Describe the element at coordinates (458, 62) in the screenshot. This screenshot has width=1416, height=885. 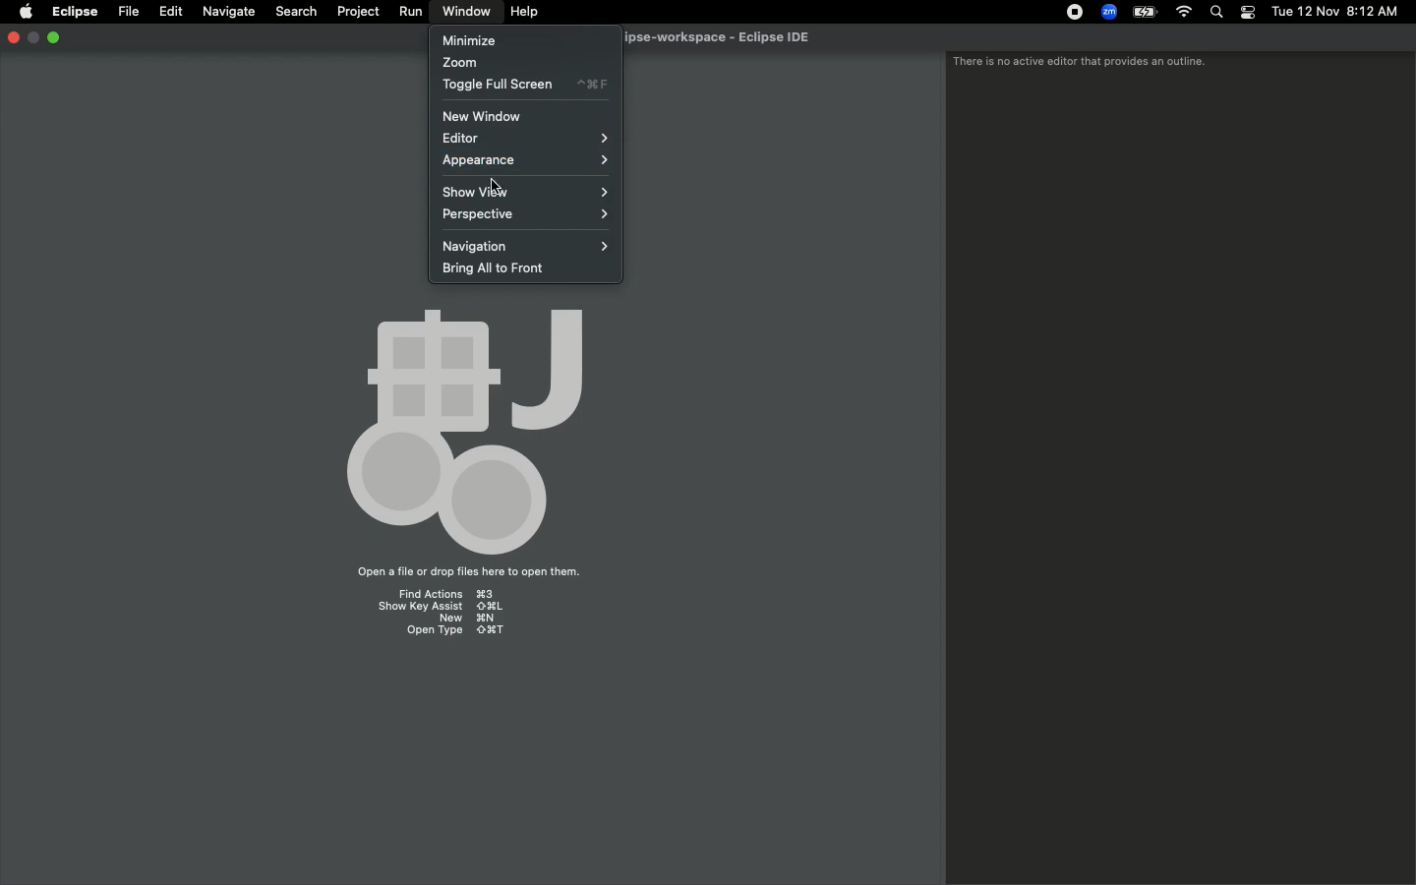
I see `Zoom` at that location.